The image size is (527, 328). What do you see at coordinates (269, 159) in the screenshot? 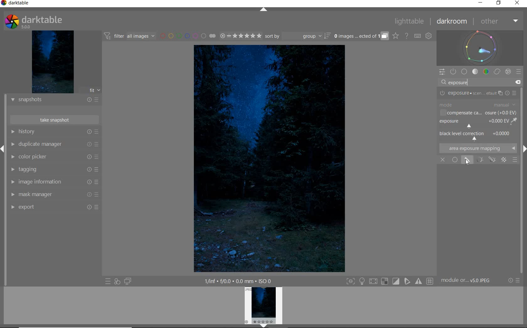
I see `SELECTED IMAGE` at bounding box center [269, 159].